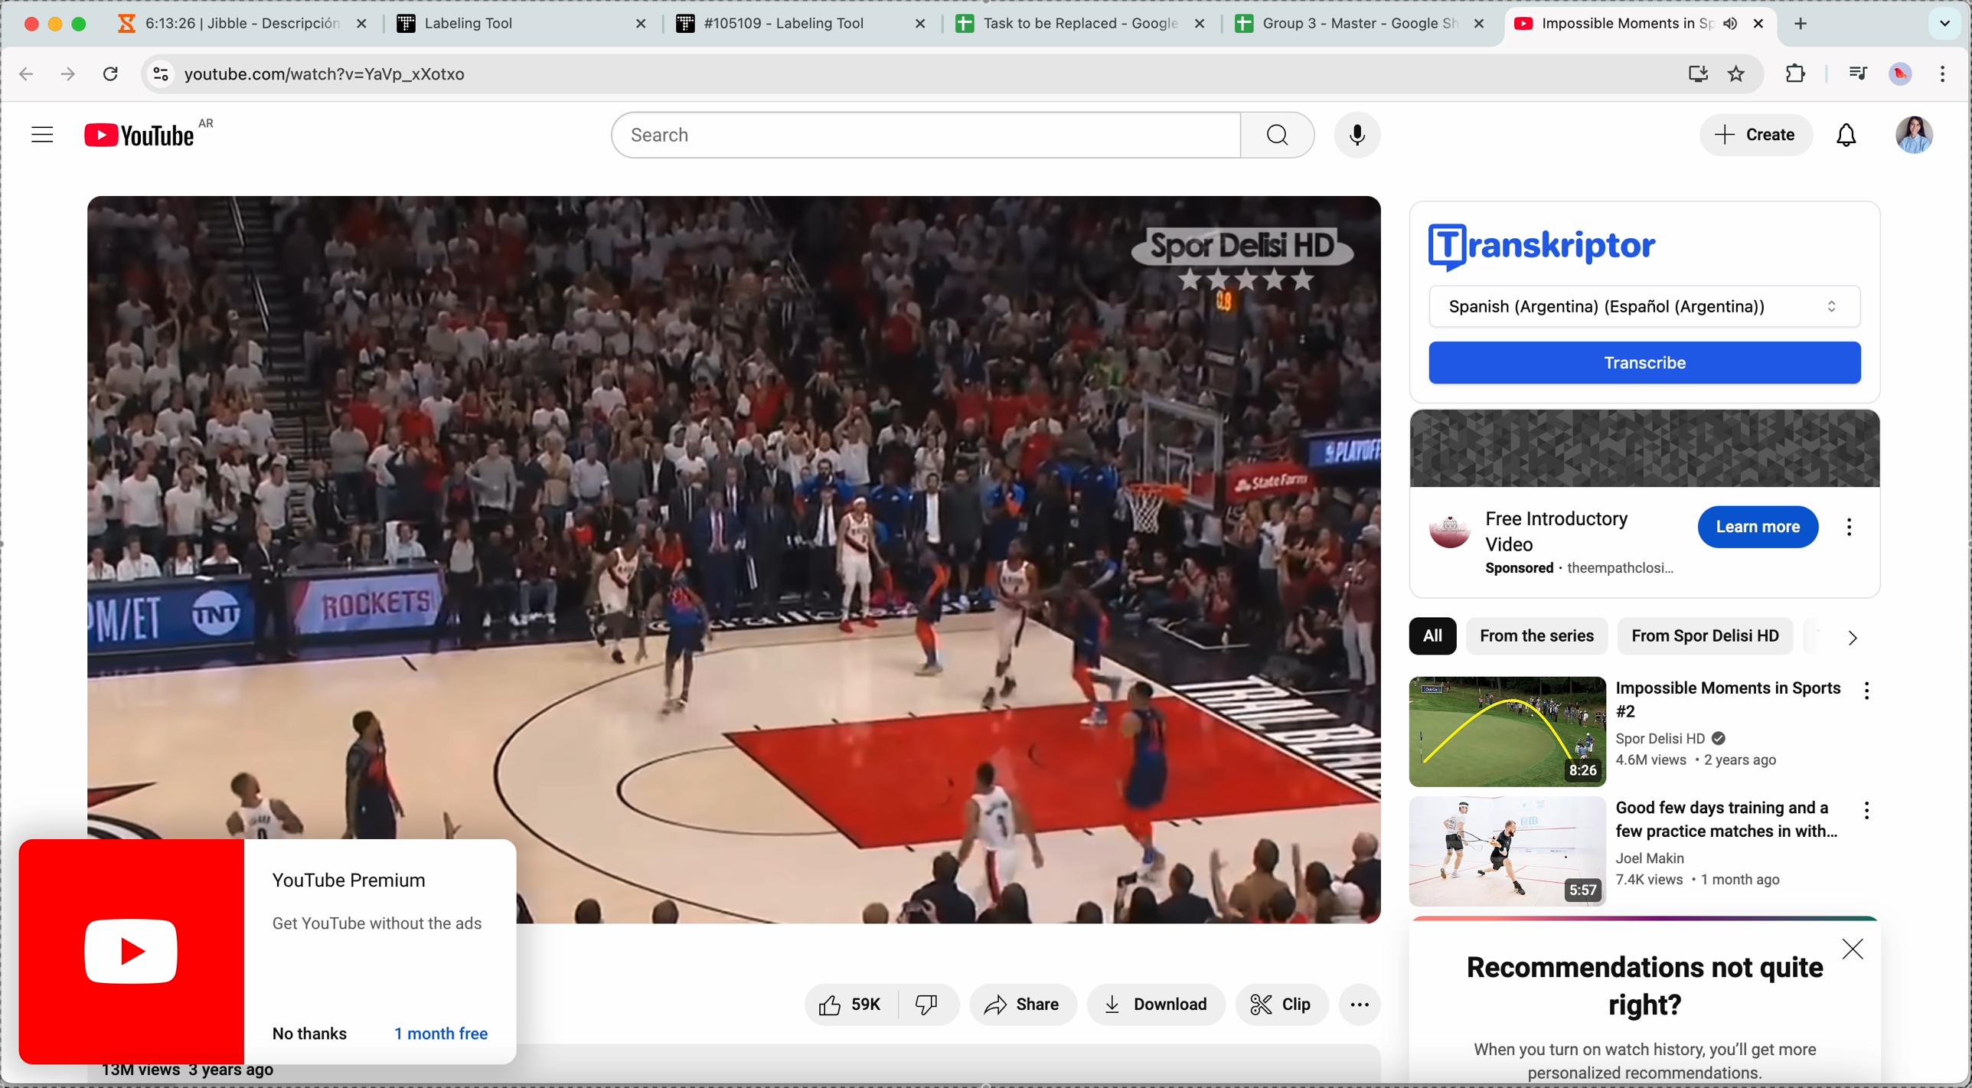 The height and width of the screenshot is (1088, 1972). Describe the element at coordinates (1542, 237) in the screenshot. I see `transkriptor logo` at that location.